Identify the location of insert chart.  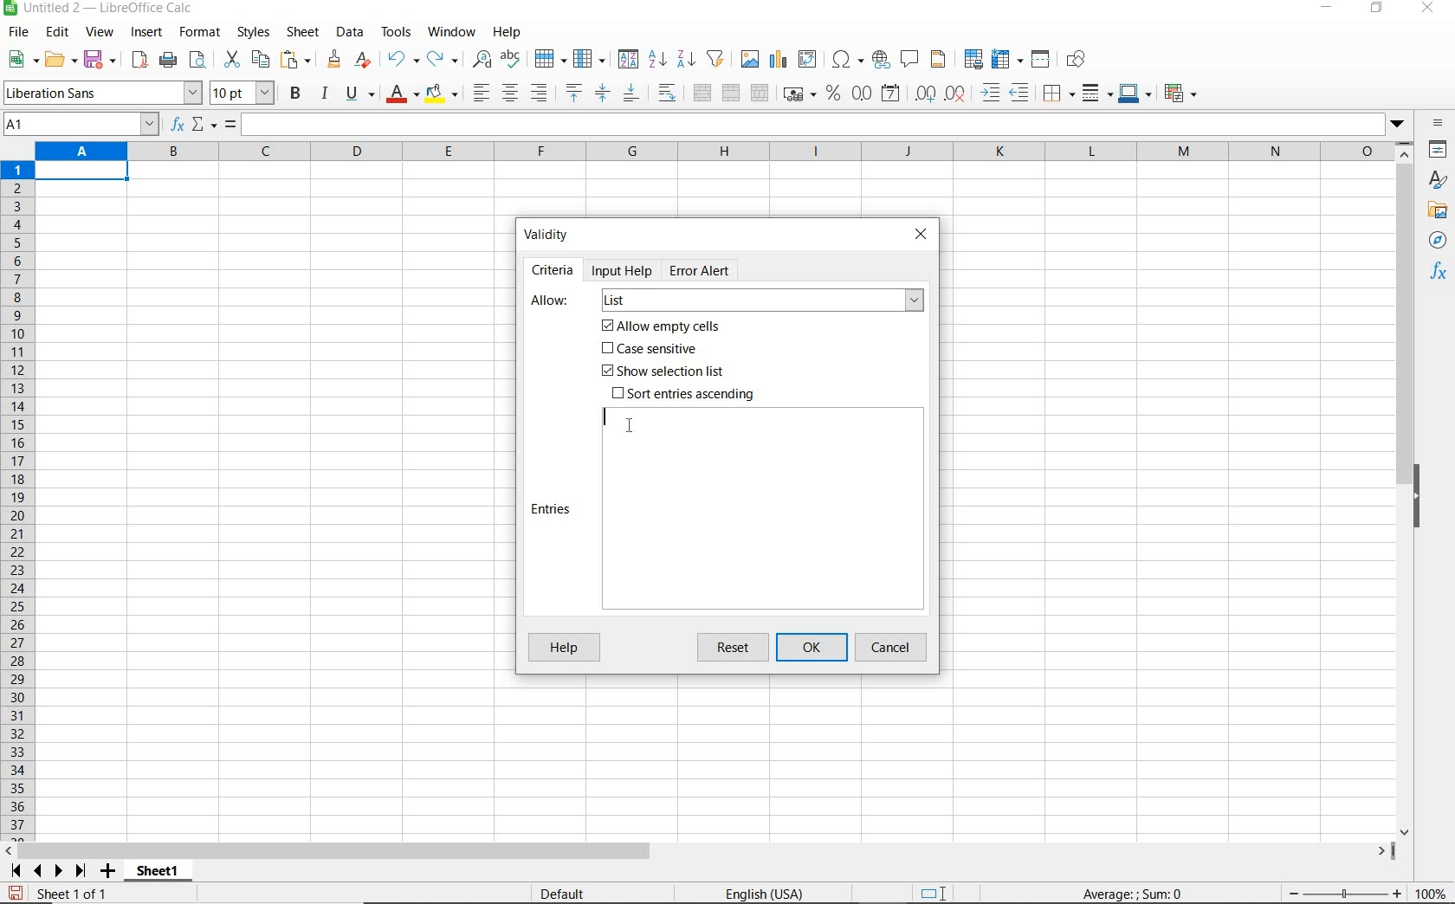
(779, 60).